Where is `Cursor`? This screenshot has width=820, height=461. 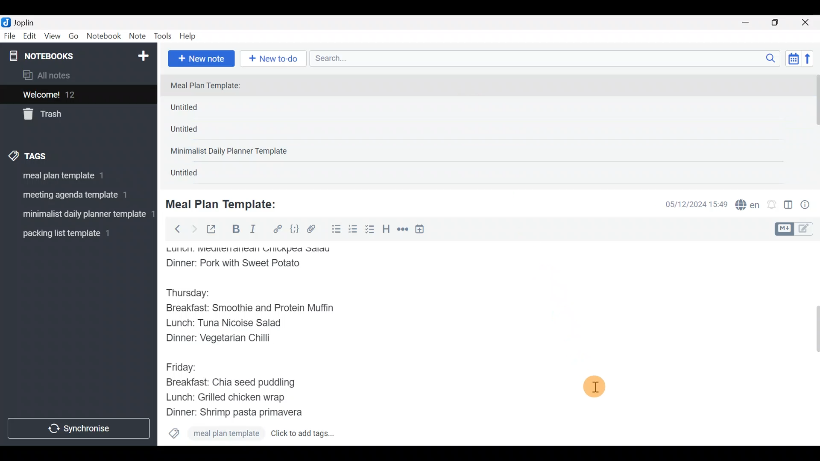 Cursor is located at coordinates (597, 385).